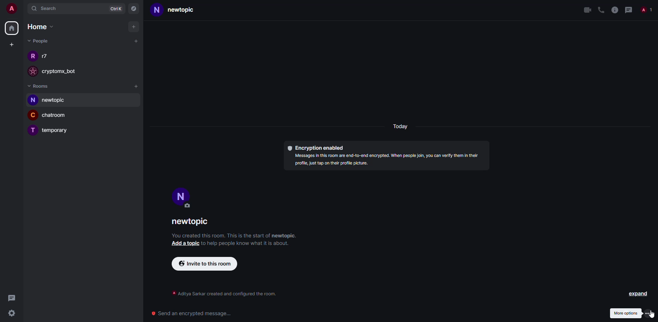 The width and height of the screenshot is (658, 322). I want to click on info, so click(247, 244).